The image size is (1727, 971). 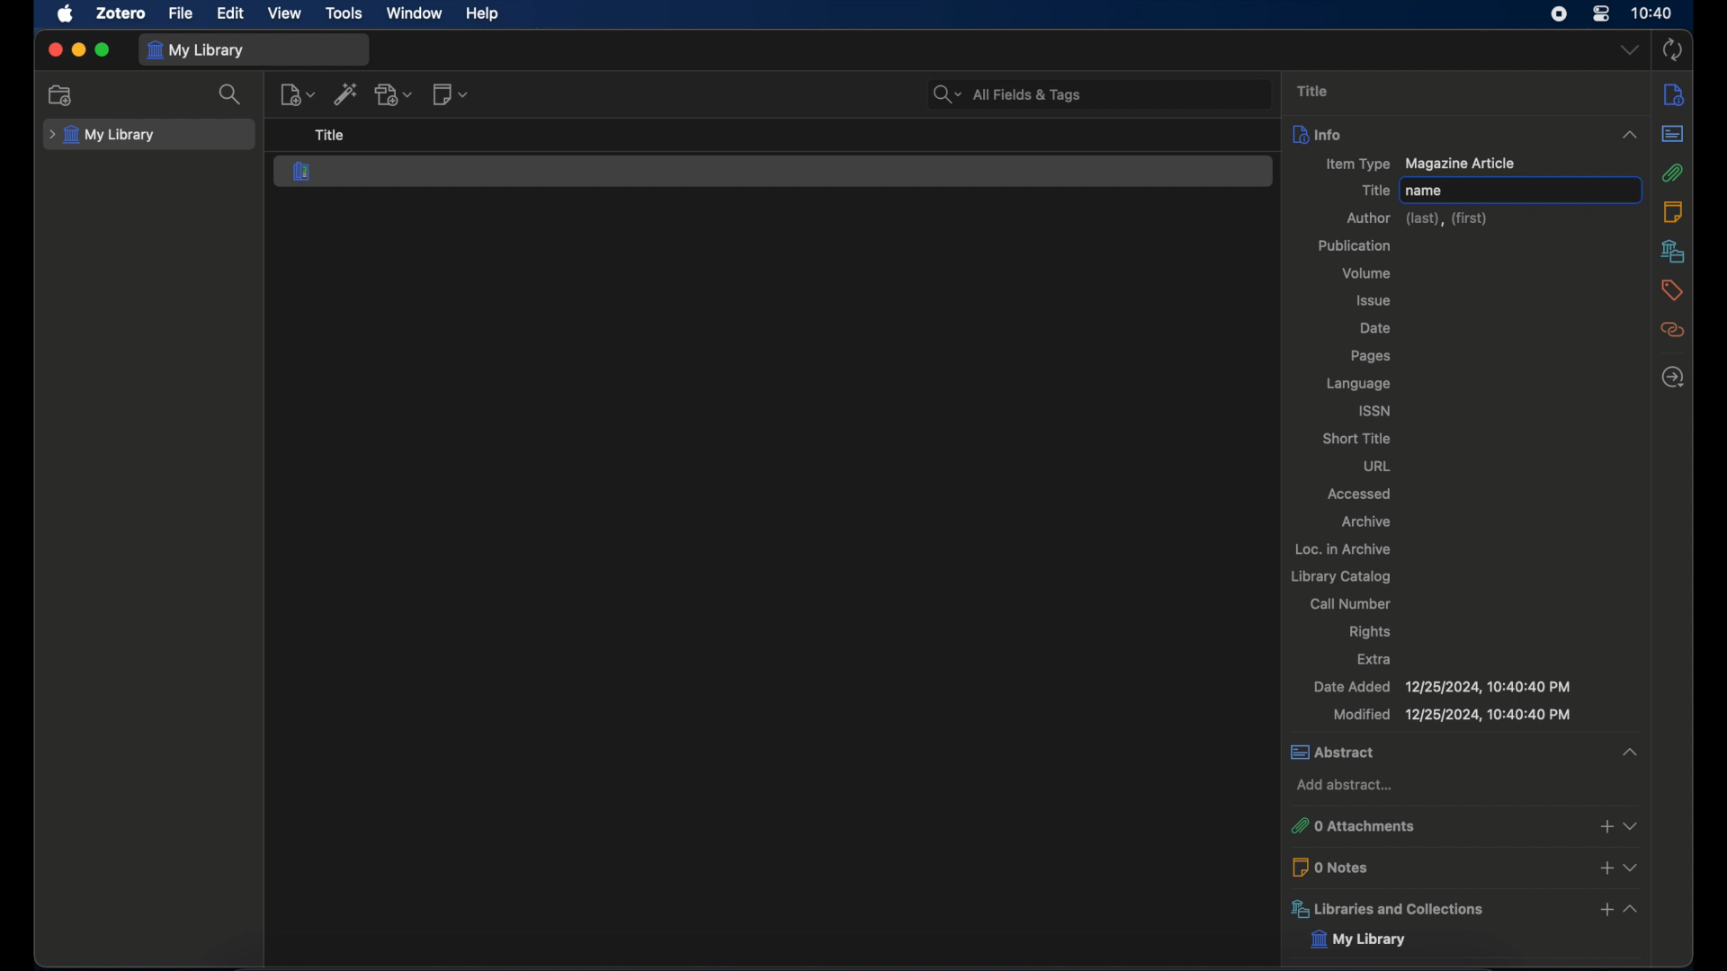 I want to click on search bar, so click(x=1007, y=94).